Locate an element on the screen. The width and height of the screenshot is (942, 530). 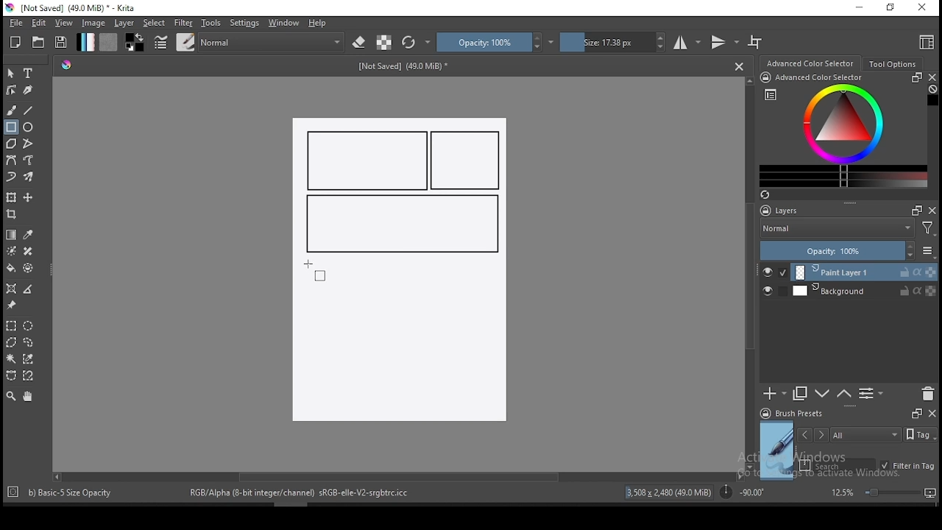
dynamic brush tool is located at coordinates (11, 177).